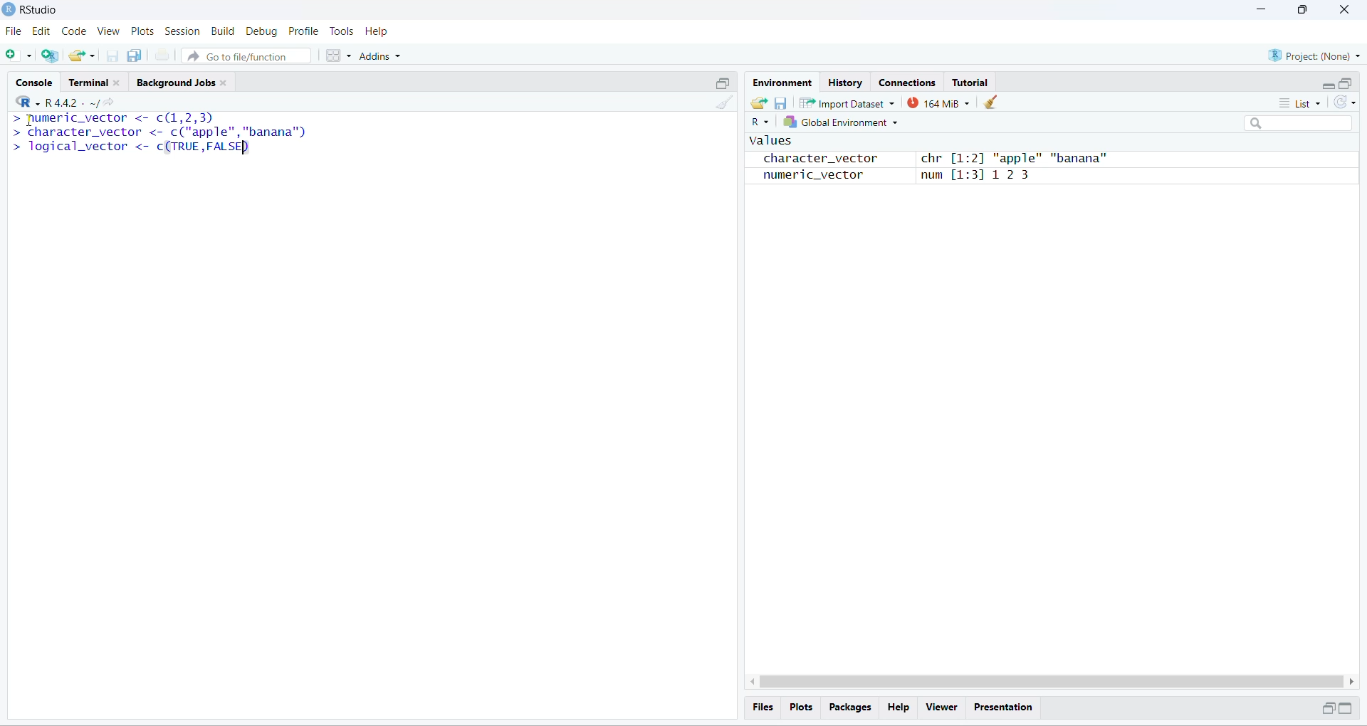  I want to click on Environment., so click(781, 82).